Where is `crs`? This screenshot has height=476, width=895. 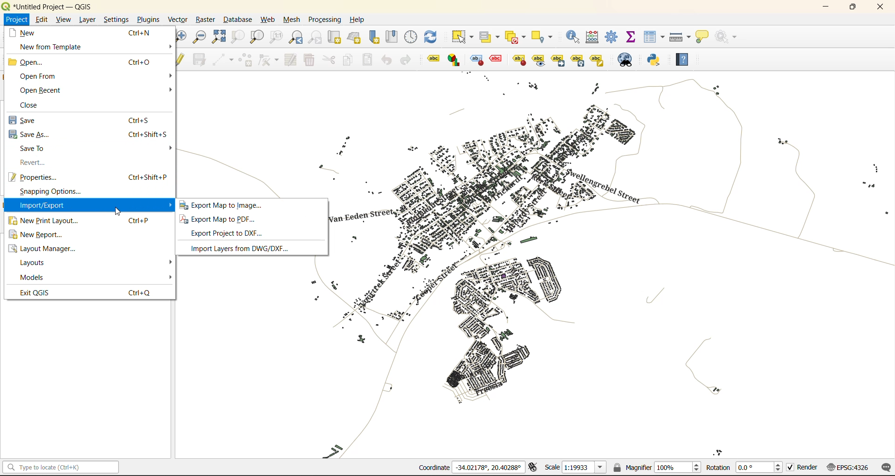 crs is located at coordinates (845, 466).